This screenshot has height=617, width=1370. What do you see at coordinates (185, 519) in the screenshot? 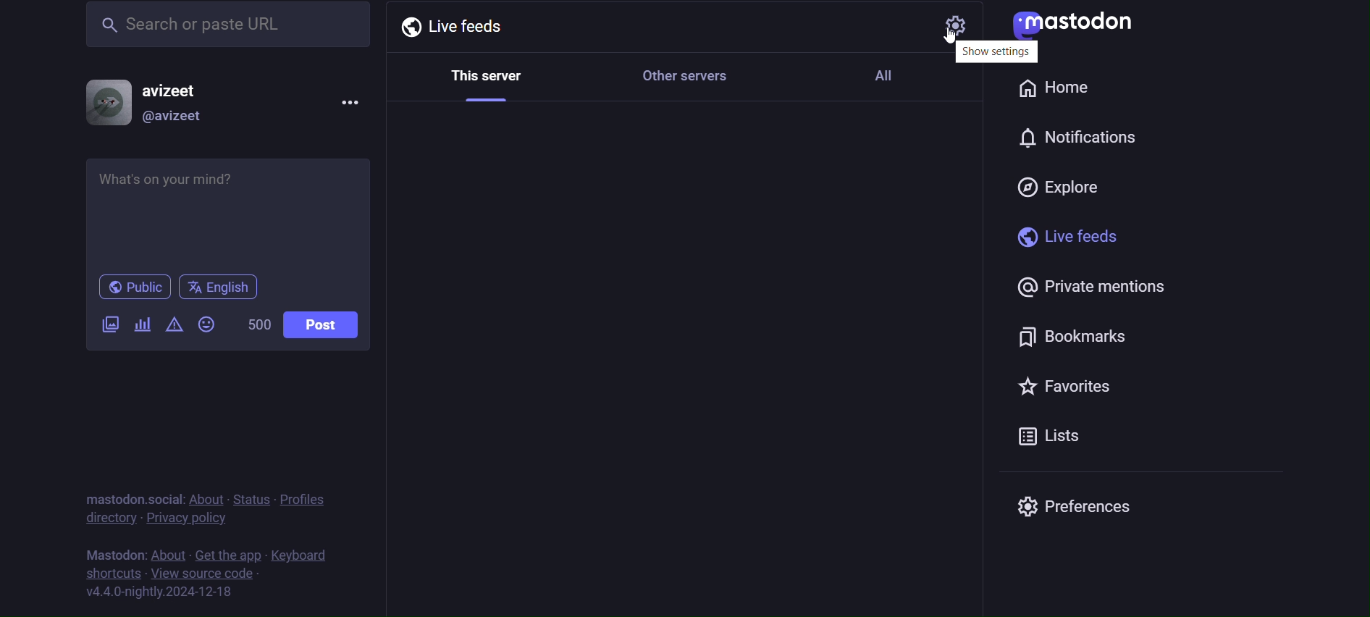
I see `privacy policy` at bounding box center [185, 519].